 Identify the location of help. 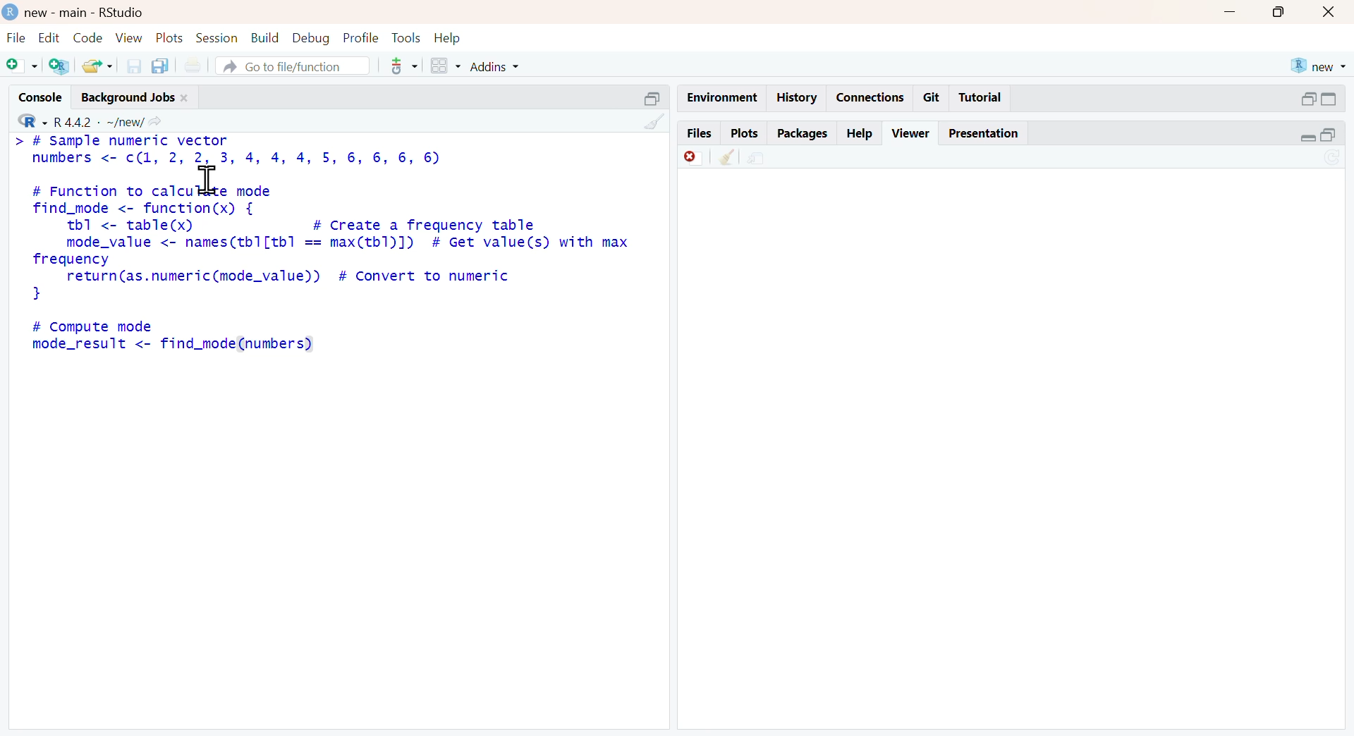
(861, 133).